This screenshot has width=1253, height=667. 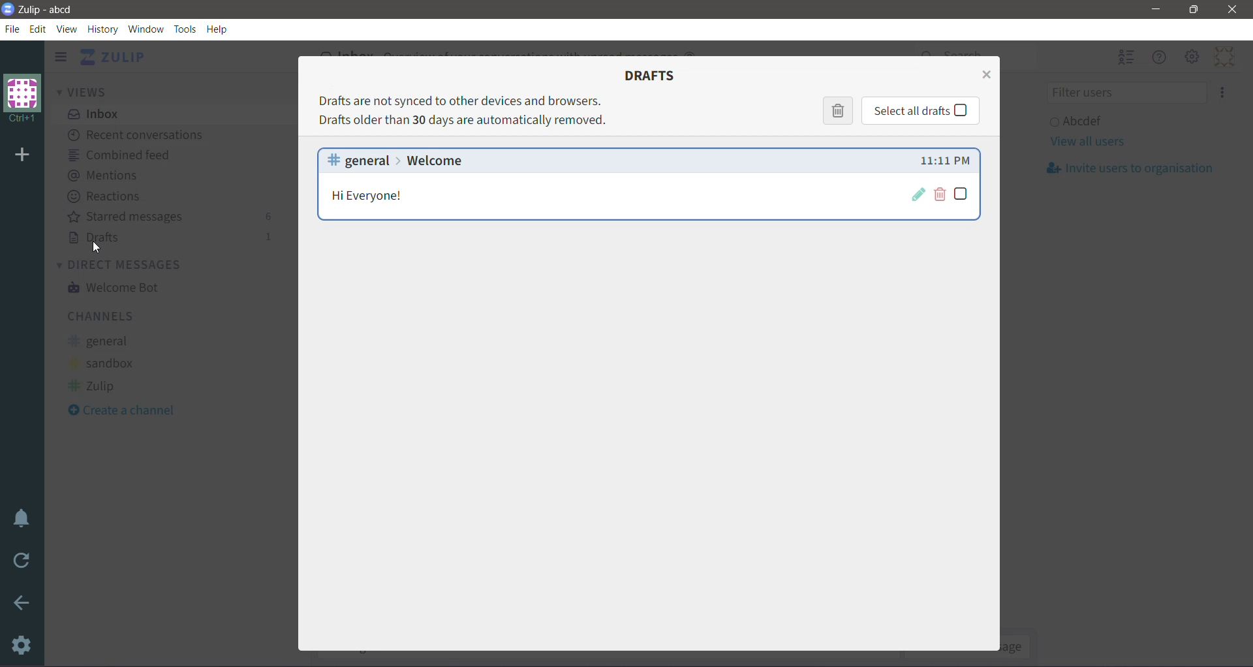 What do you see at coordinates (106, 196) in the screenshot?
I see `Reactions` at bounding box center [106, 196].